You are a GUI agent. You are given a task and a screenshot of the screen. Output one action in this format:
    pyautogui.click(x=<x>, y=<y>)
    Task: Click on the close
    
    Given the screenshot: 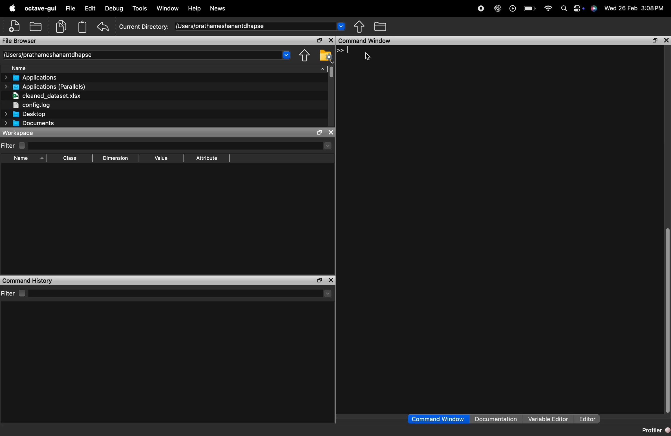 What is the action you would take?
    pyautogui.click(x=666, y=41)
    